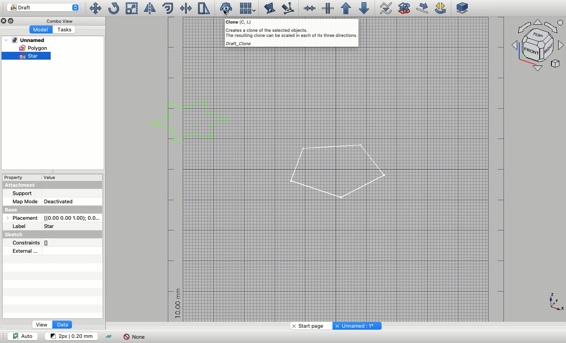 This screenshot has width=566, height=343. What do you see at coordinates (22, 217) in the screenshot?
I see `Placement` at bounding box center [22, 217].